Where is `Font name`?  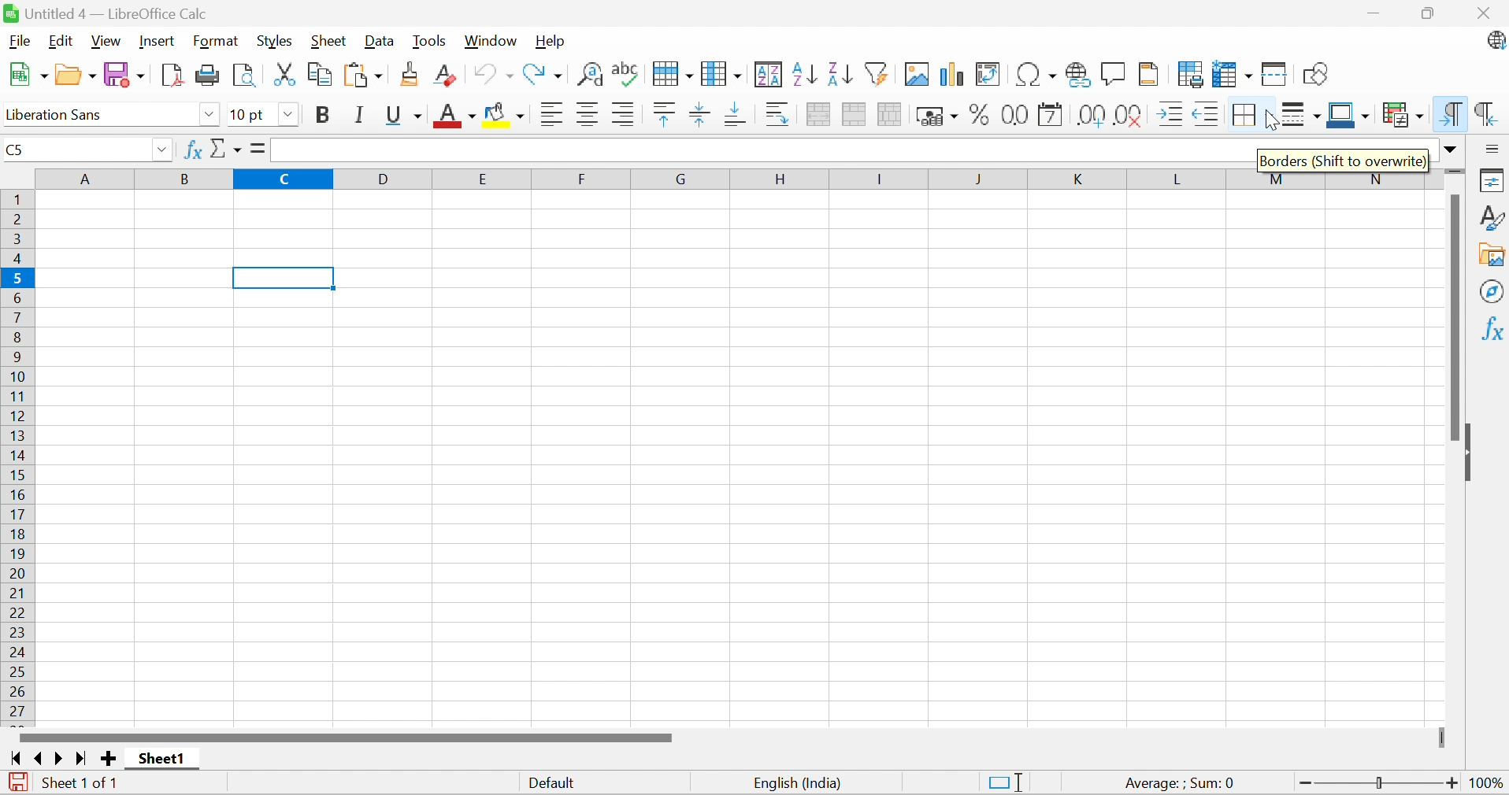
Font name is located at coordinates (97, 116).